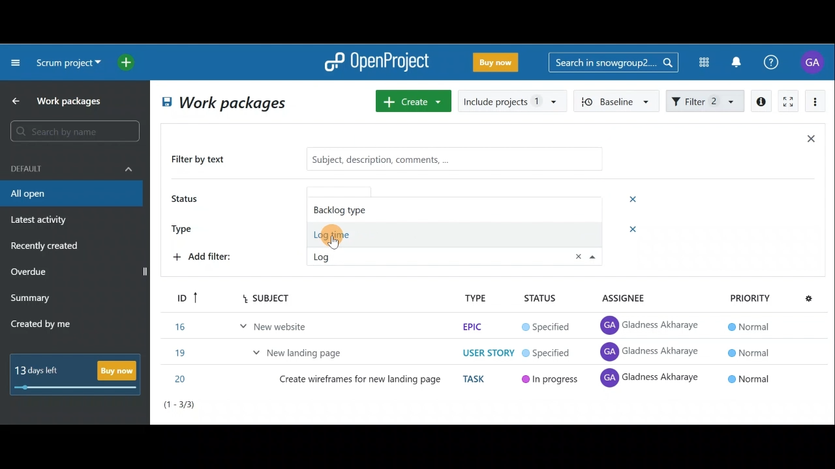 This screenshot has height=469, width=835. Describe the element at coordinates (235, 408) in the screenshot. I see `Page number` at that location.